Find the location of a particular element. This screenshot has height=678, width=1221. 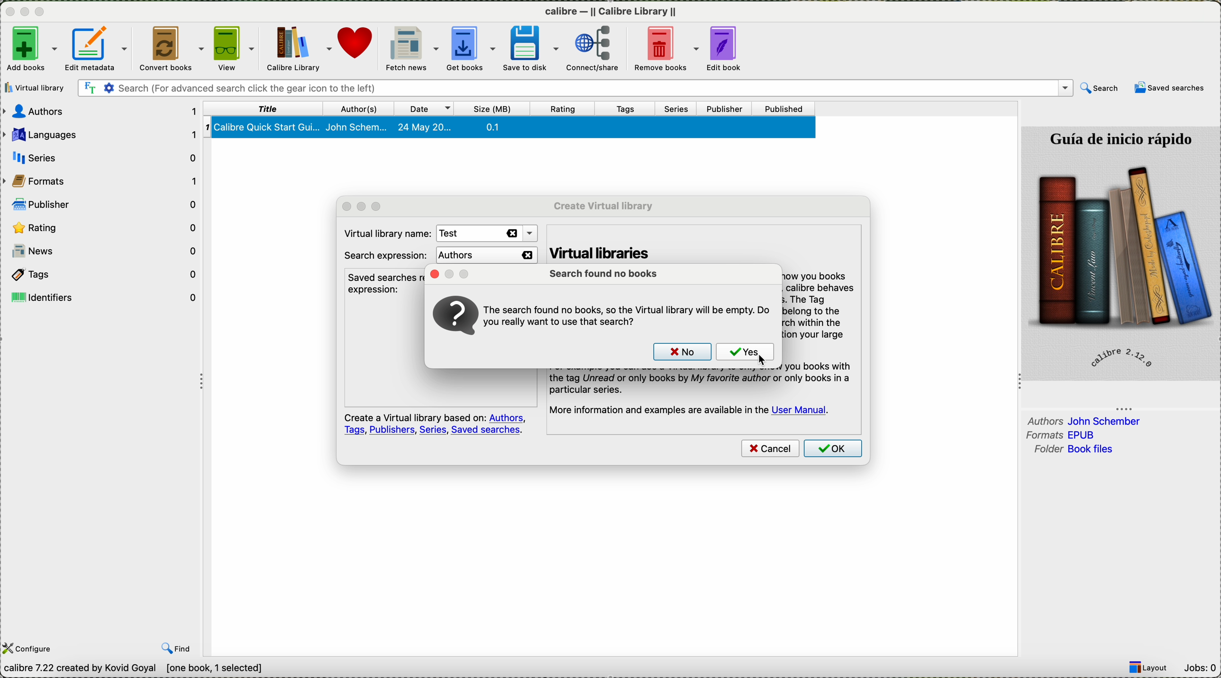

minimze is located at coordinates (360, 206).